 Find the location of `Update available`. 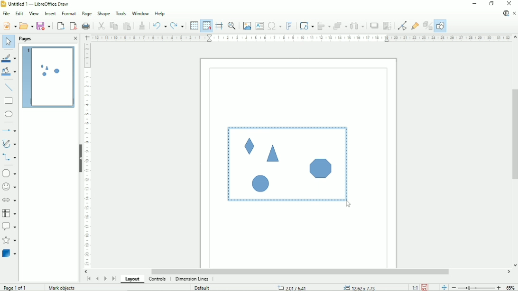

Update available is located at coordinates (506, 13).